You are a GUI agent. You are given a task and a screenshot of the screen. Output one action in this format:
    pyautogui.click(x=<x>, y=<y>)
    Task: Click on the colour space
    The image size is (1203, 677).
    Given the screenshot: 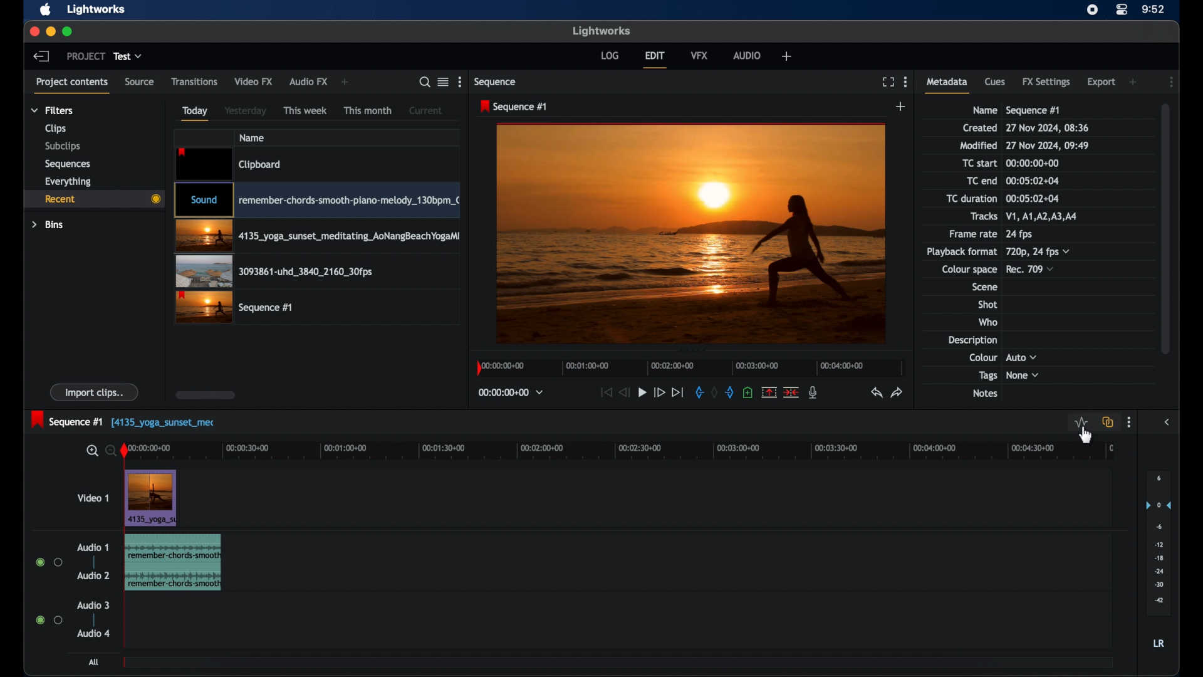 What is the action you would take?
    pyautogui.click(x=969, y=270)
    